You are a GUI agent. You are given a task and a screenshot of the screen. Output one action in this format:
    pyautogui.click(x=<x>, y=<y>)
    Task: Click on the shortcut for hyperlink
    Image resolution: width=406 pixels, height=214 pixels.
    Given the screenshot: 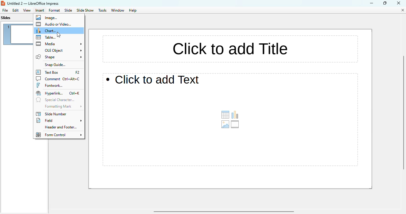 What is the action you would take?
    pyautogui.click(x=75, y=93)
    